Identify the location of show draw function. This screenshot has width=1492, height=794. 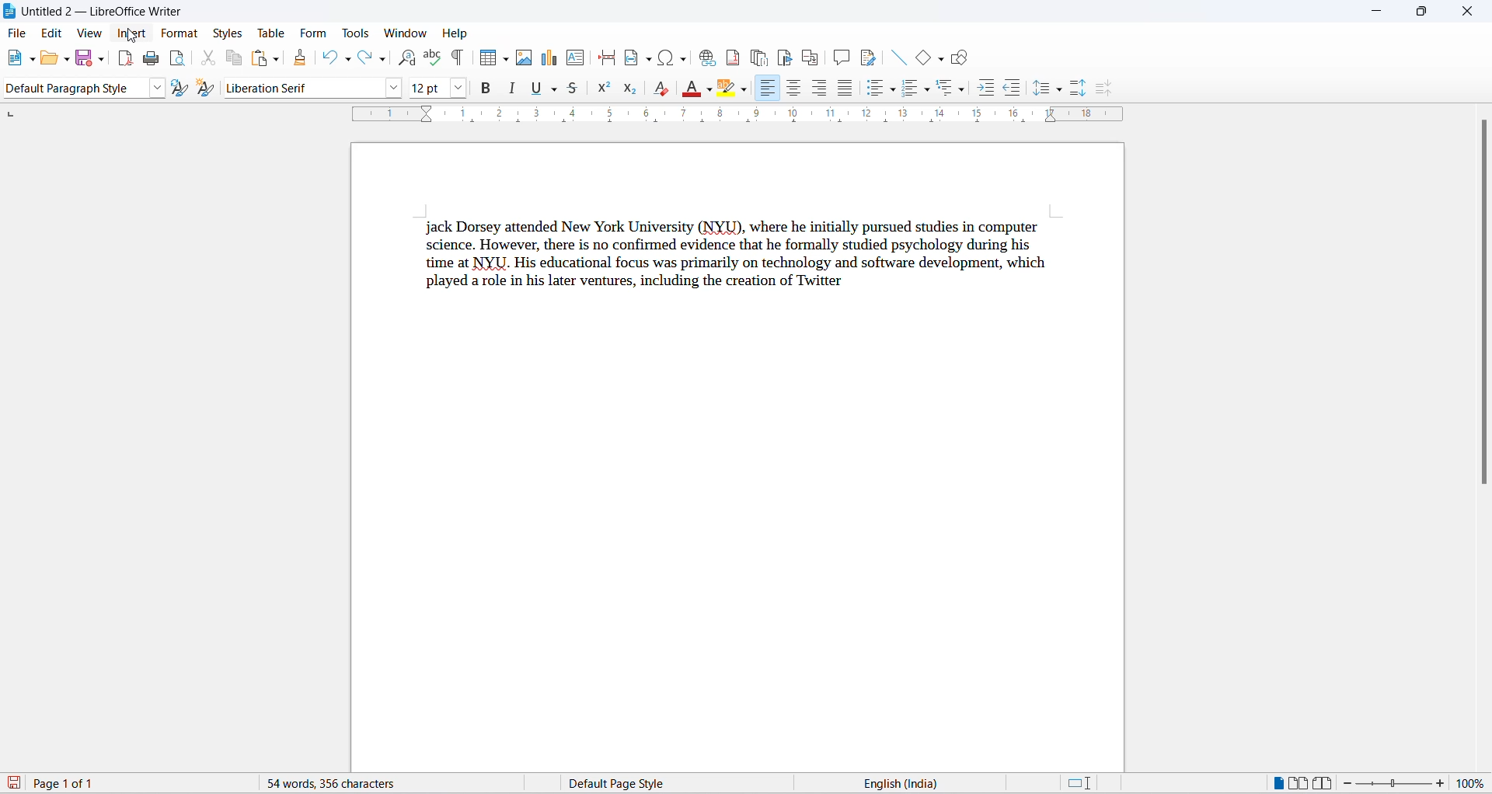
(960, 60).